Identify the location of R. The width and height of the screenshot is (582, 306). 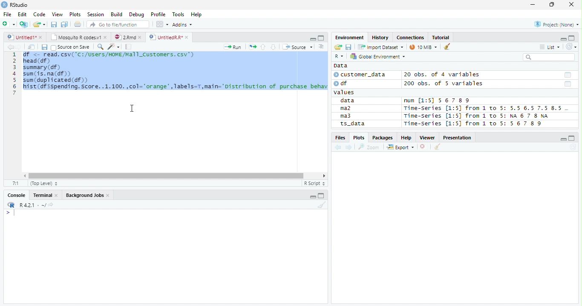
(339, 57).